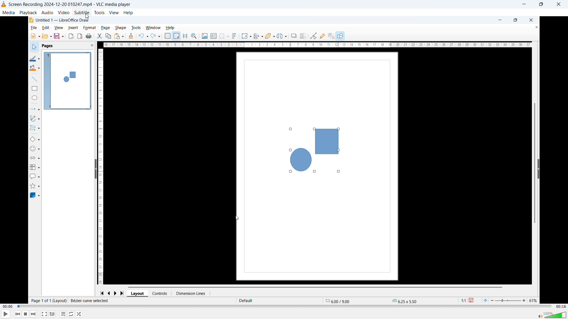 The width and height of the screenshot is (568, 319). Describe the element at coordinates (35, 176) in the screenshot. I see `callout shape` at that location.